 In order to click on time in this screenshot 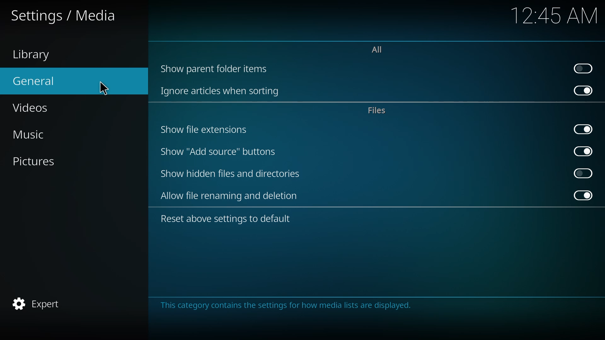, I will do `click(555, 14)`.